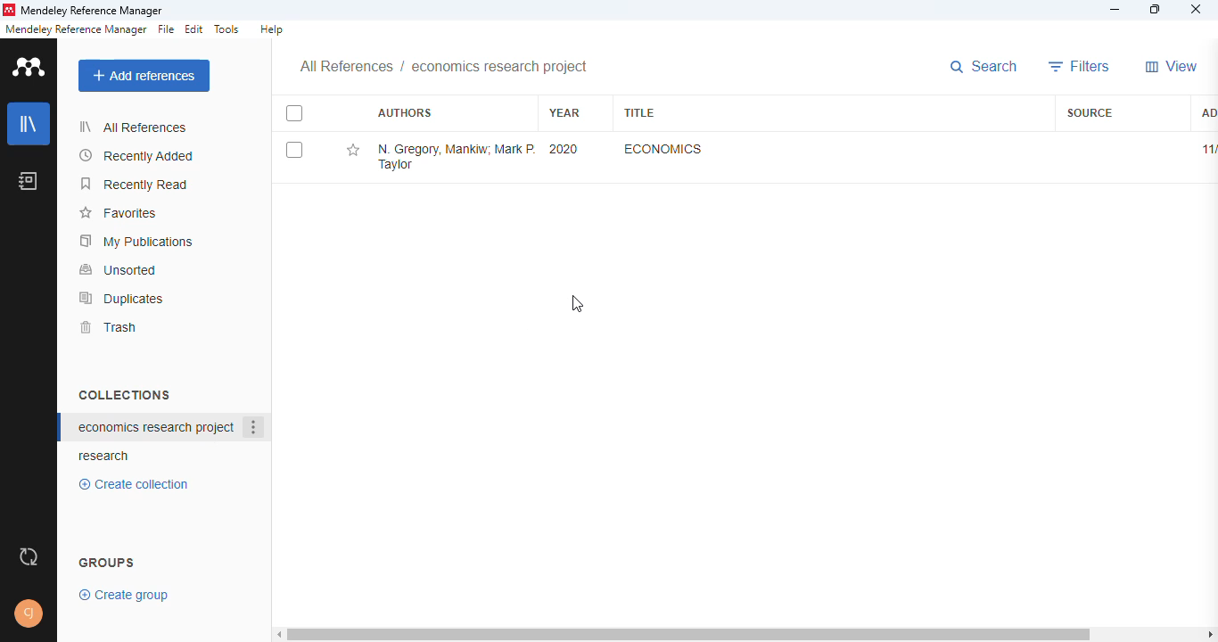 Image resolution: width=1218 pixels, height=642 pixels. Describe the element at coordinates (407, 113) in the screenshot. I see `authors` at that location.